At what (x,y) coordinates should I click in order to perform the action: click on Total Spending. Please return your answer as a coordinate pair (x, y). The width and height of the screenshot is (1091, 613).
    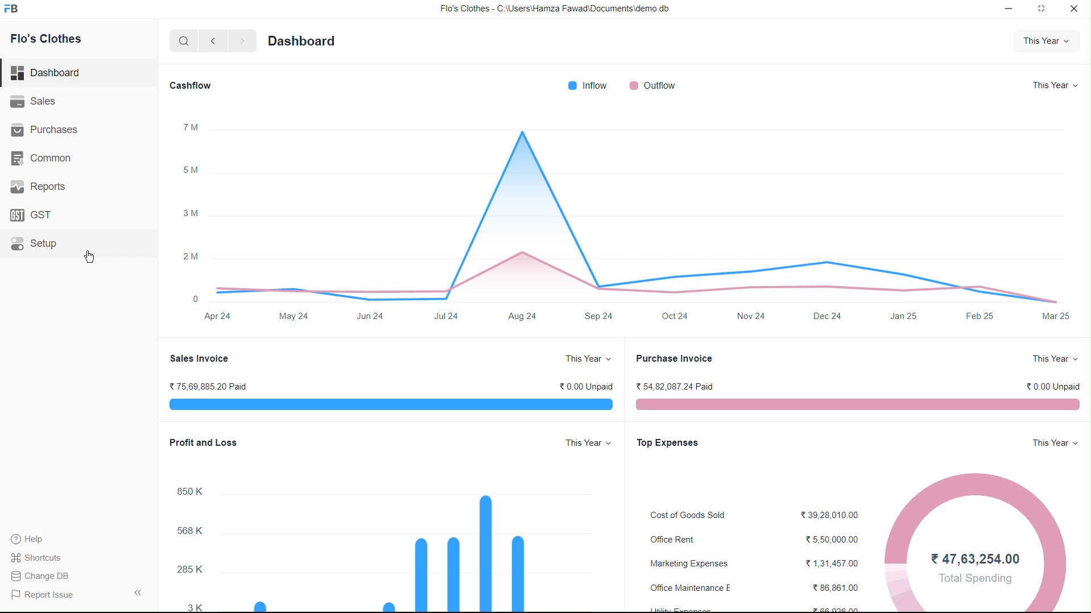
    Looking at the image, I should click on (977, 578).